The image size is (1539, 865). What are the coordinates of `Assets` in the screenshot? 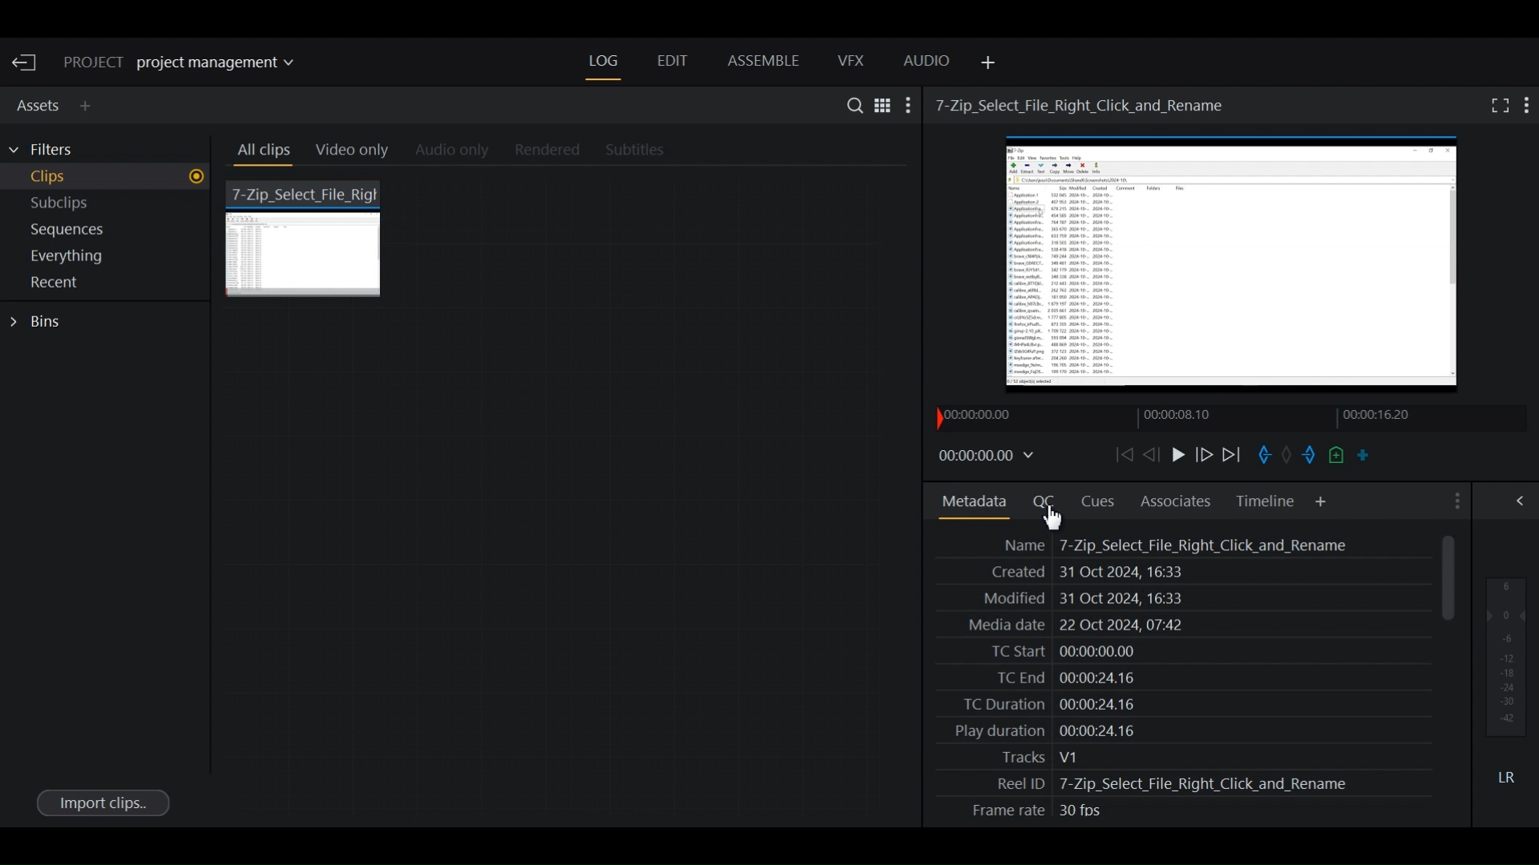 It's located at (35, 103).